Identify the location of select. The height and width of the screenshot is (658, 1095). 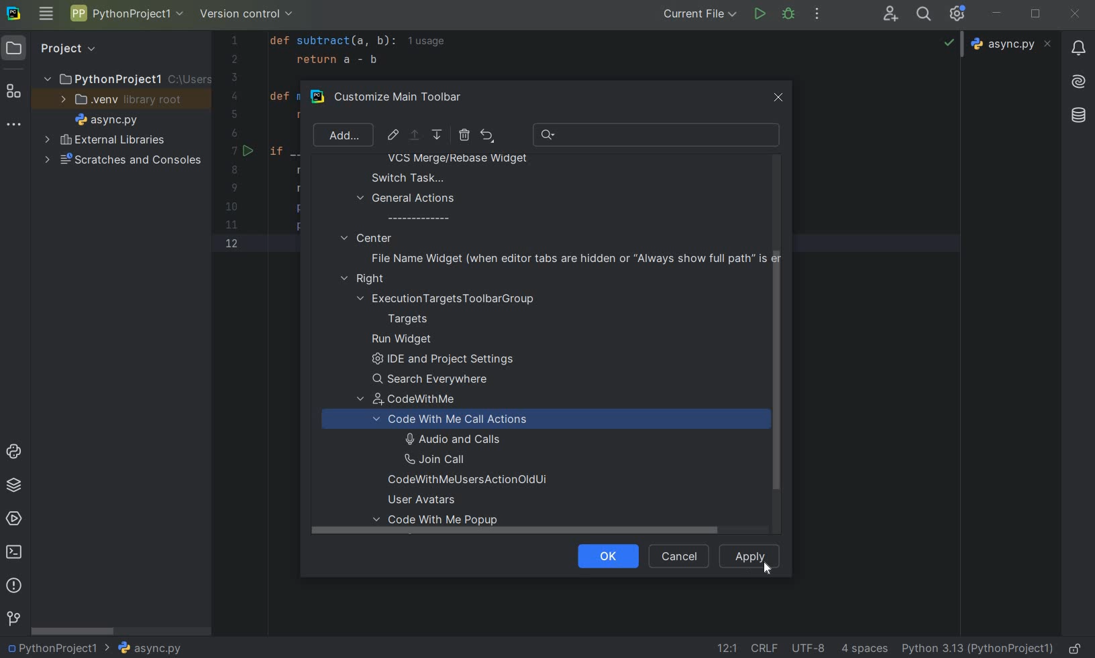
(416, 137).